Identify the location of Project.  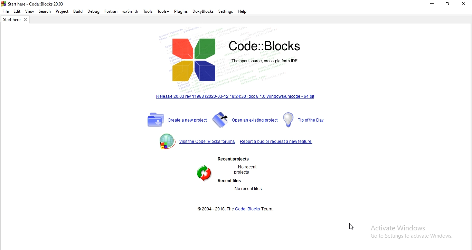
(62, 12).